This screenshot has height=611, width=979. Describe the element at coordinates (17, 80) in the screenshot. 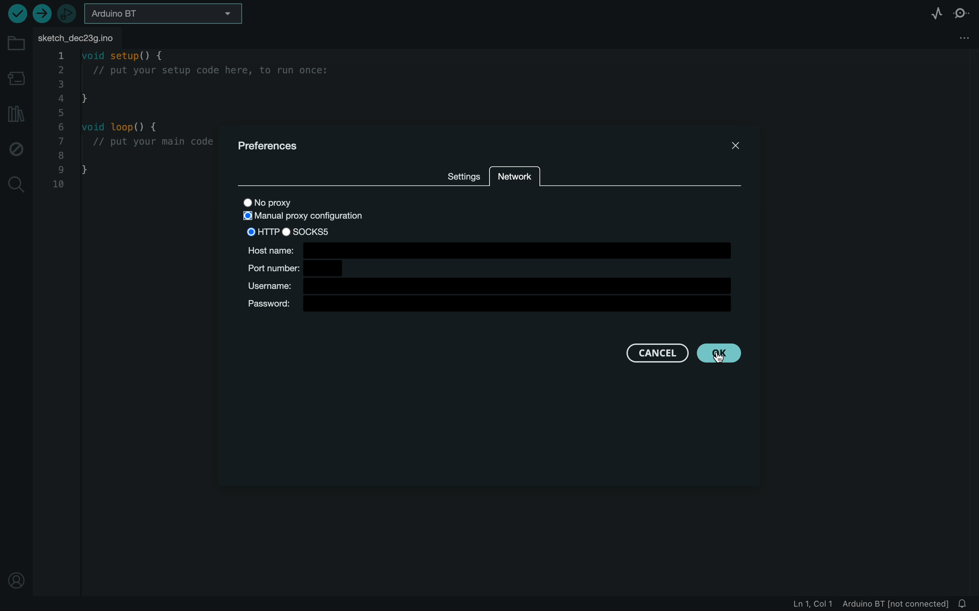

I see `board manager` at that location.